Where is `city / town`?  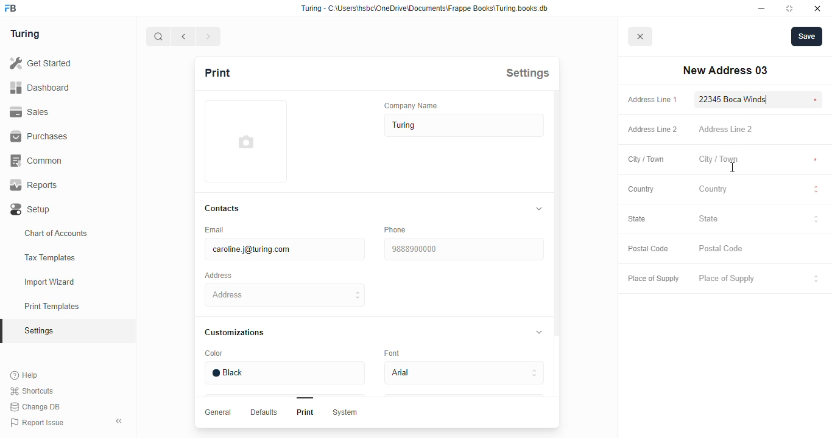 city / town is located at coordinates (647, 160).